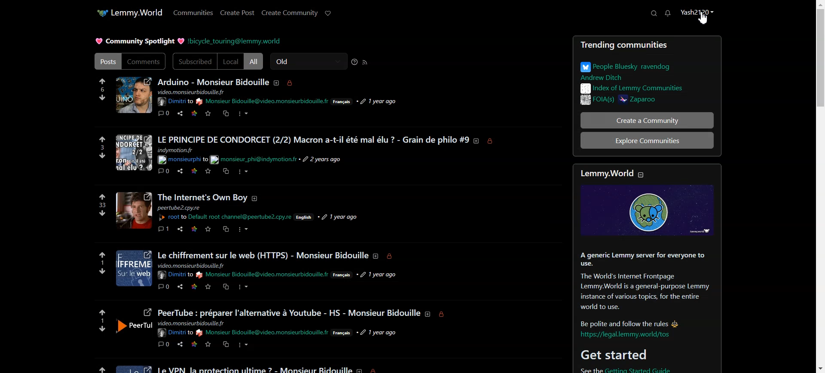 The height and width of the screenshot is (373, 825). I want to click on share, so click(180, 229).